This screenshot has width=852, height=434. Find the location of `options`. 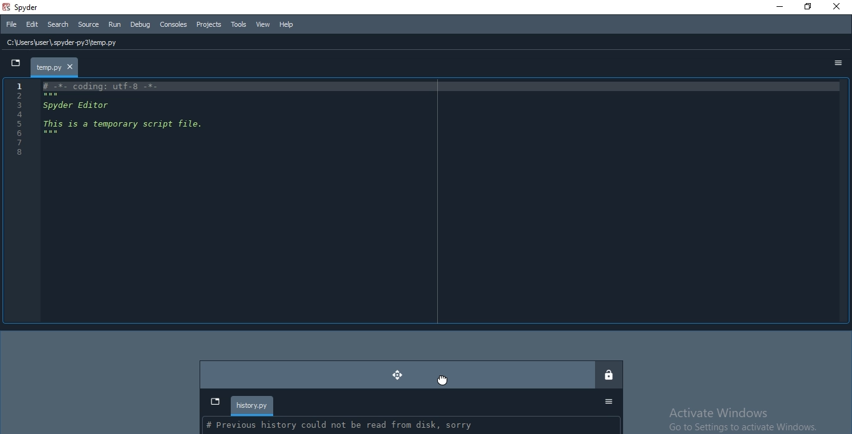

options is located at coordinates (831, 63).